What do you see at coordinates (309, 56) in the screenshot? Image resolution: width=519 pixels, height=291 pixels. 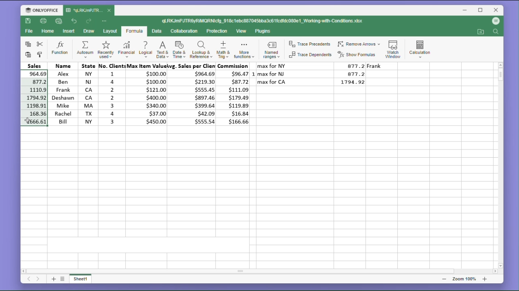 I see `trace dependents` at bounding box center [309, 56].